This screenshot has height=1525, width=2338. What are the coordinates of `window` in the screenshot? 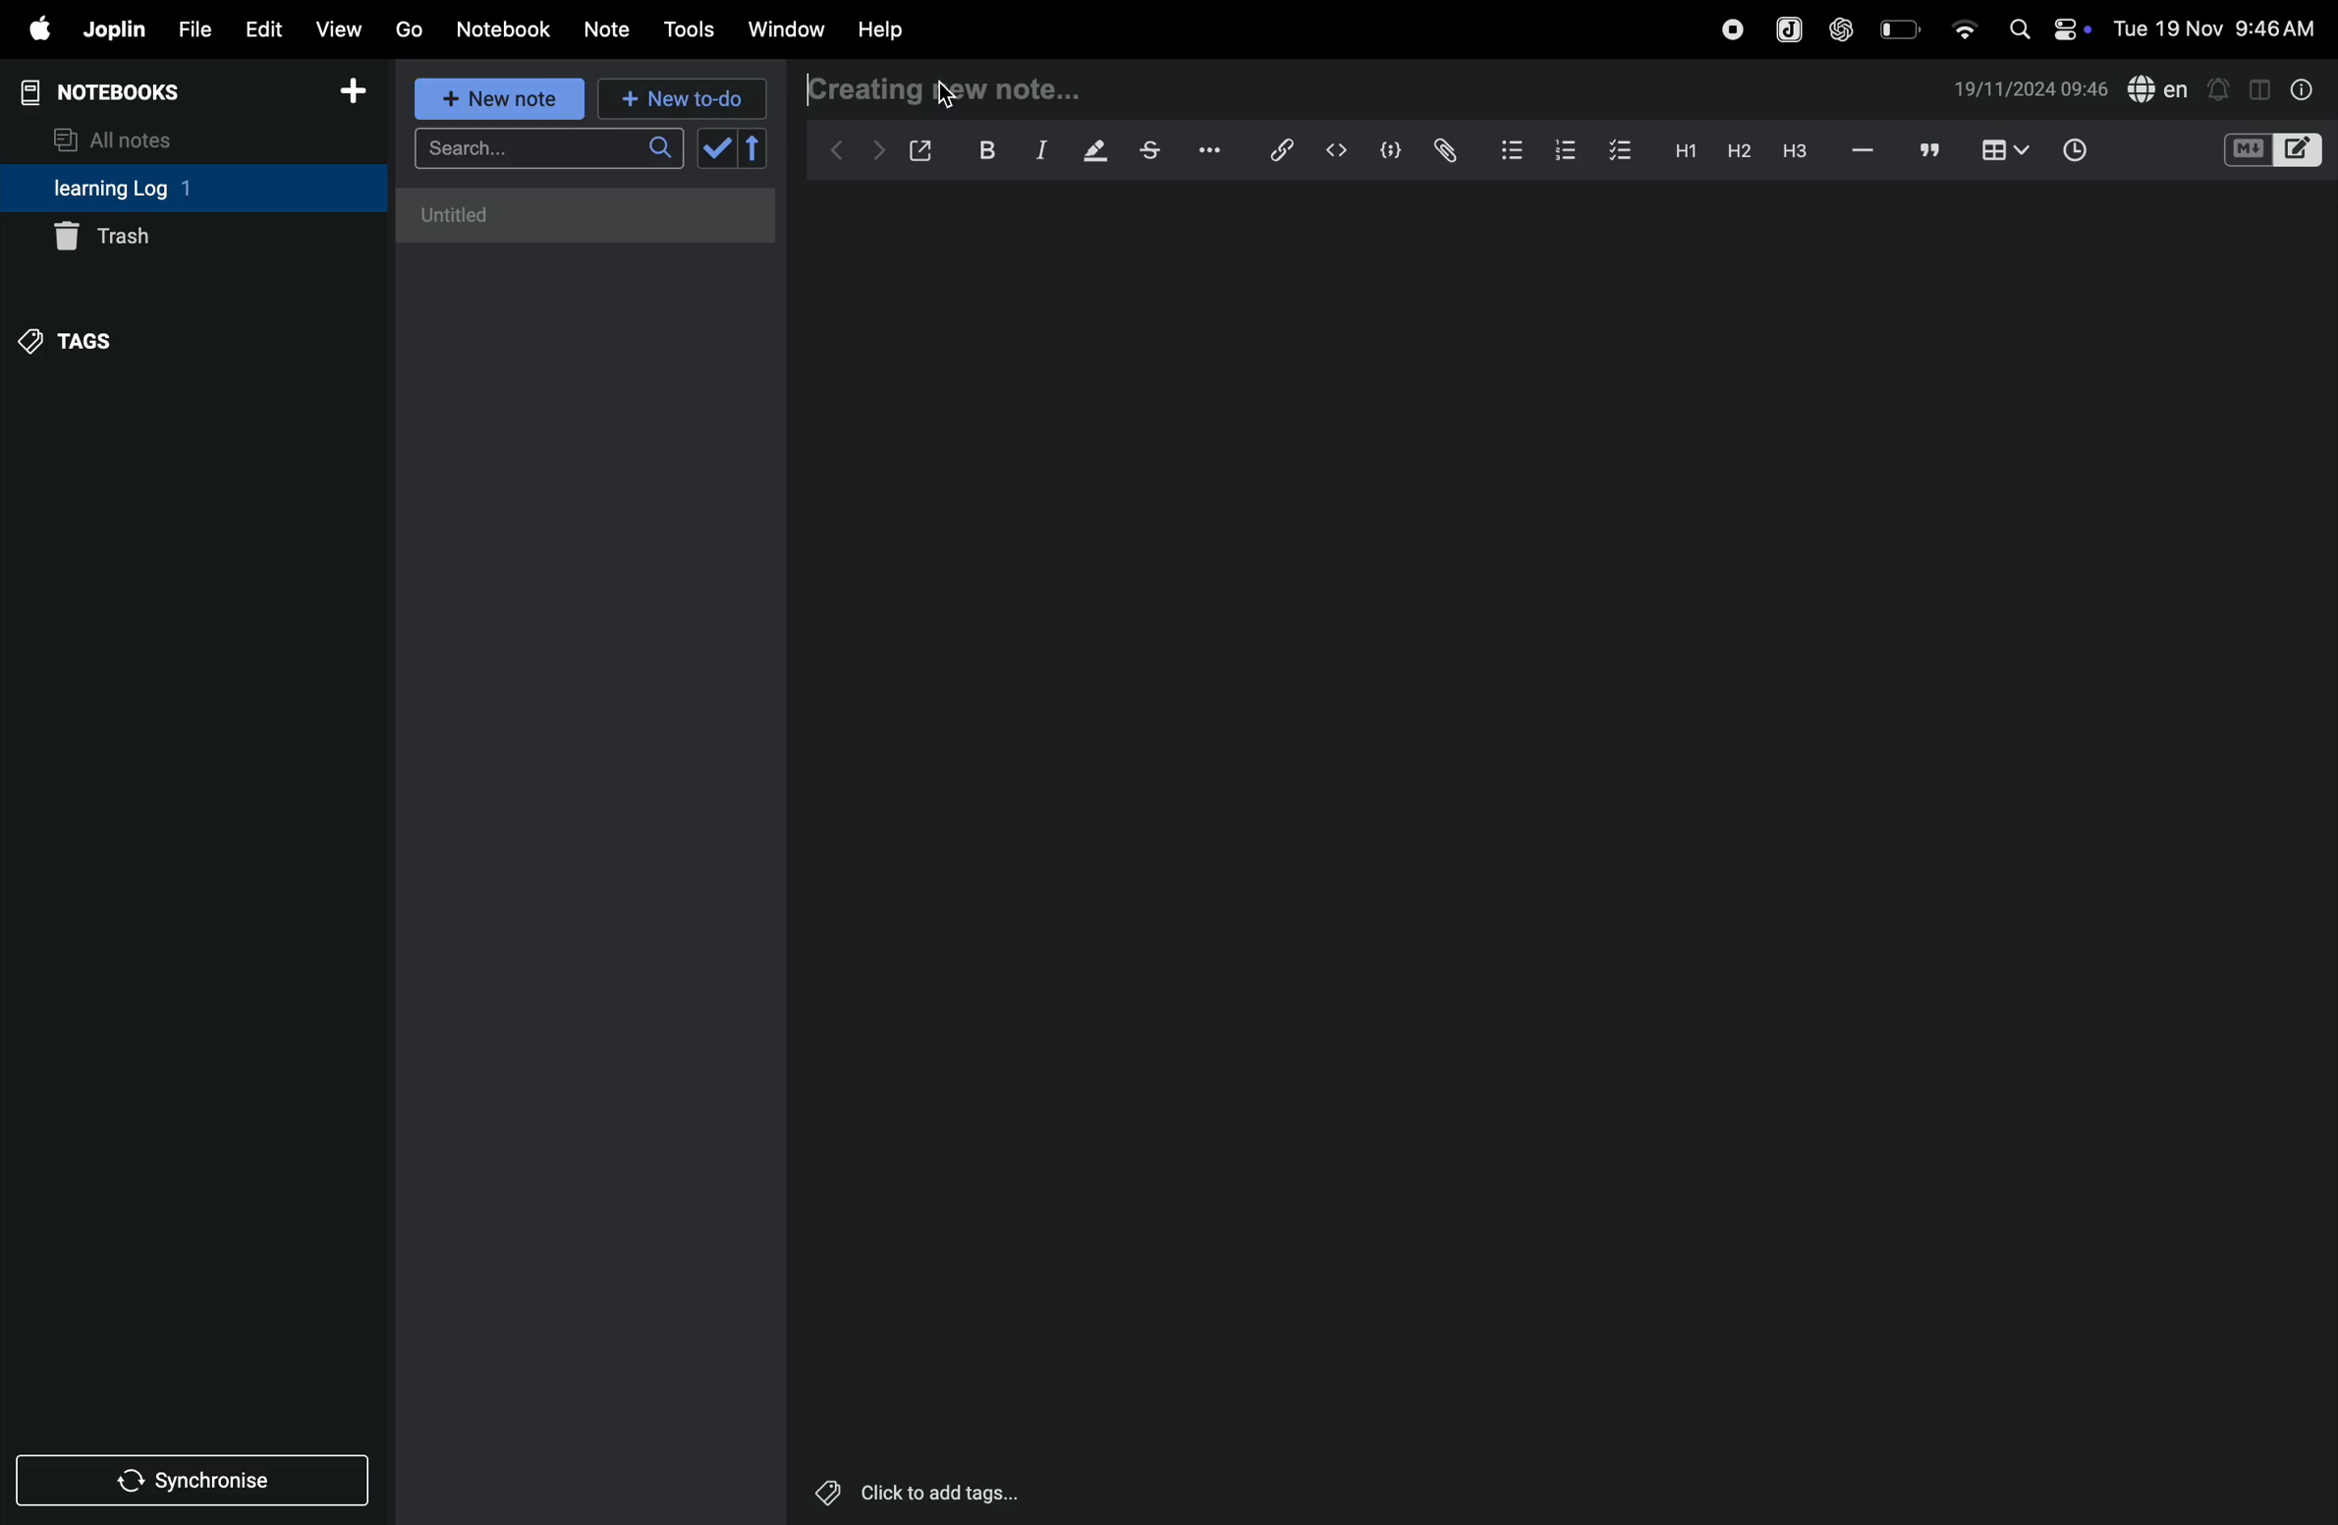 It's located at (787, 28).